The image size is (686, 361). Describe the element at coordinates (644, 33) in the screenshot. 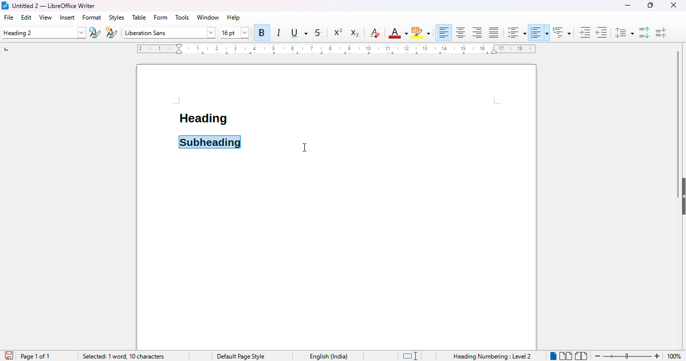

I see `increase paragraph spacing` at that location.